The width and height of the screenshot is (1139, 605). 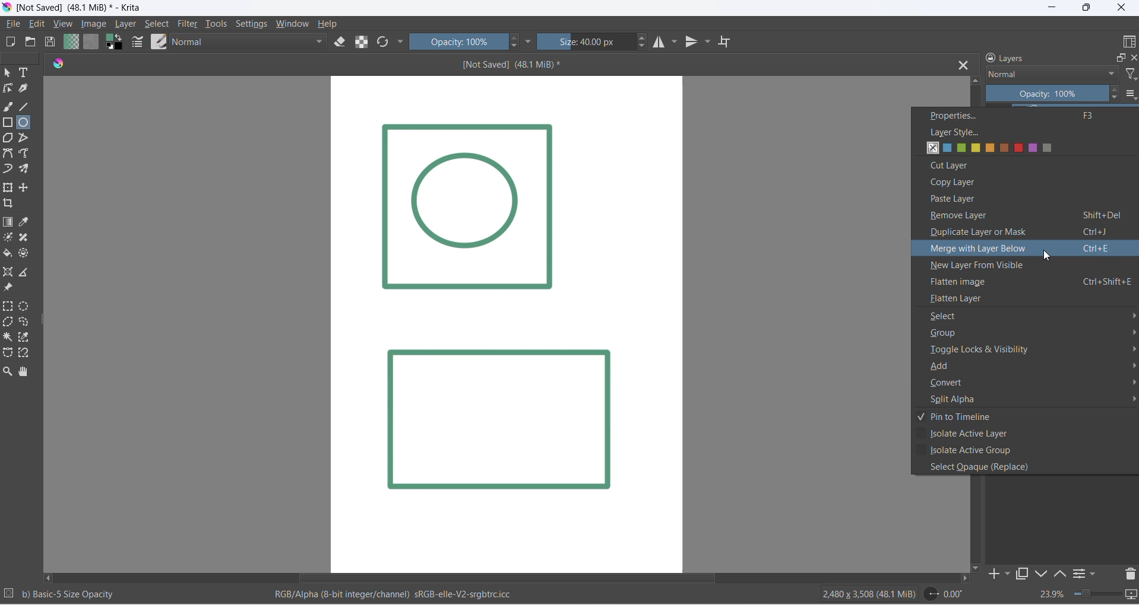 I want to click on crop image, so click(x=11, y=205).